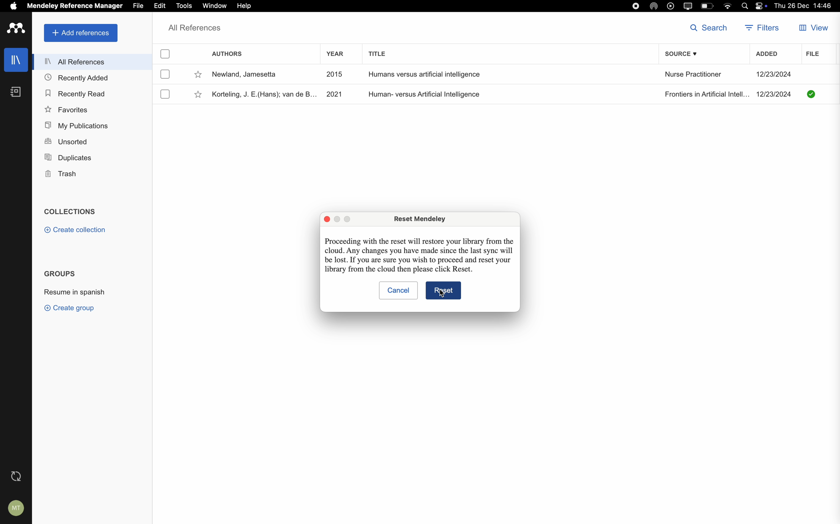  Describe the element at coordinates (337, 53) in the screenshot. I see `year` at that location.